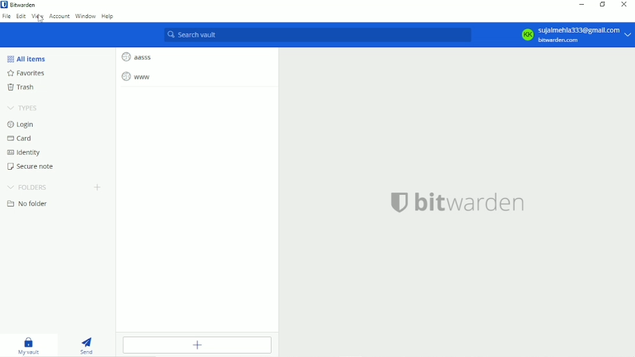 This screenshot has width=635, height=357. Describe the element at coordinates (28, 58) in the screenshot. I see `All items` at that location.